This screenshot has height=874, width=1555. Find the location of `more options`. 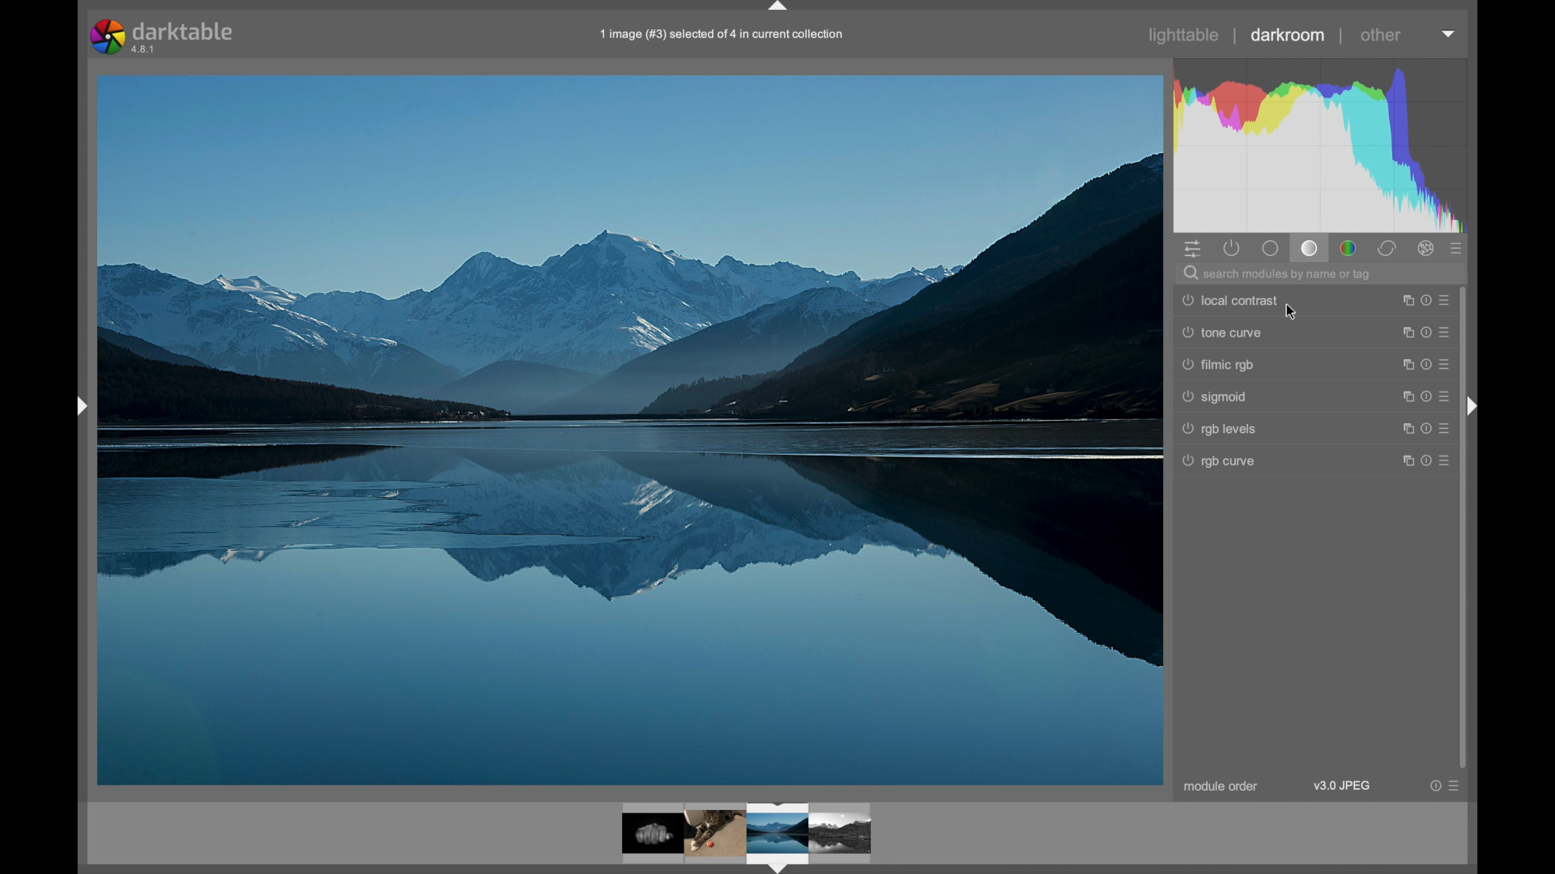

more options is located at coordinates (1425, 397).